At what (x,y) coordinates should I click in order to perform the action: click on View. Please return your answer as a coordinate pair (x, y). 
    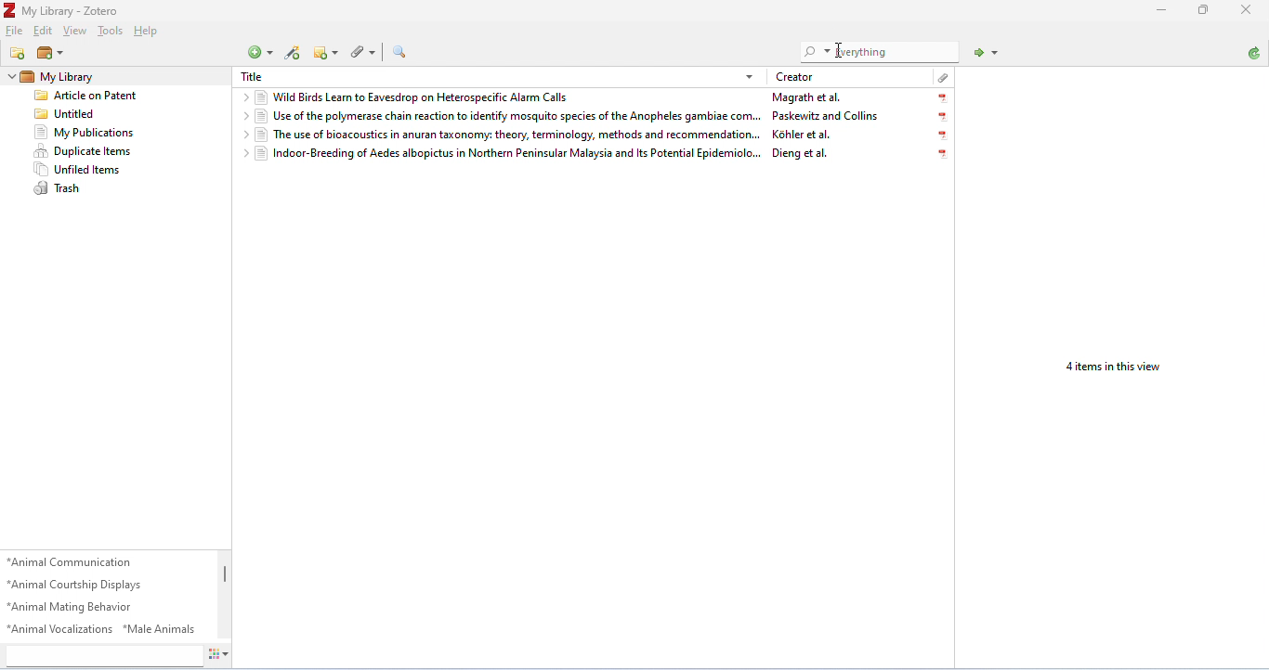
    Looking at the image, I should click on (77, 30).